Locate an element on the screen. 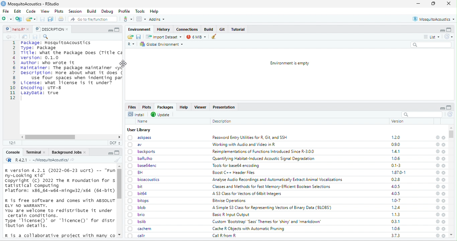 This screenshot has width=457, height=241. DCF is located at coordinates (115, 143).